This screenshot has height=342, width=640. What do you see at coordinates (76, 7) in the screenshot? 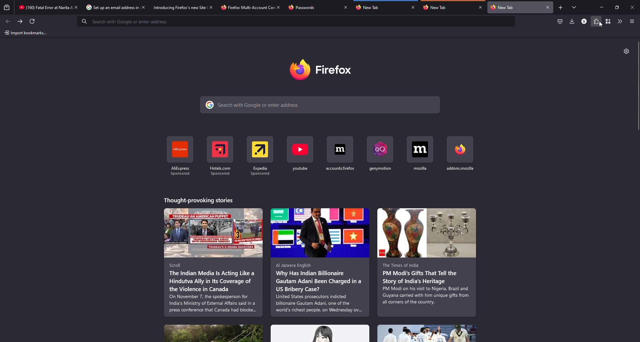
I see `close` at bounding box center [76, 7].